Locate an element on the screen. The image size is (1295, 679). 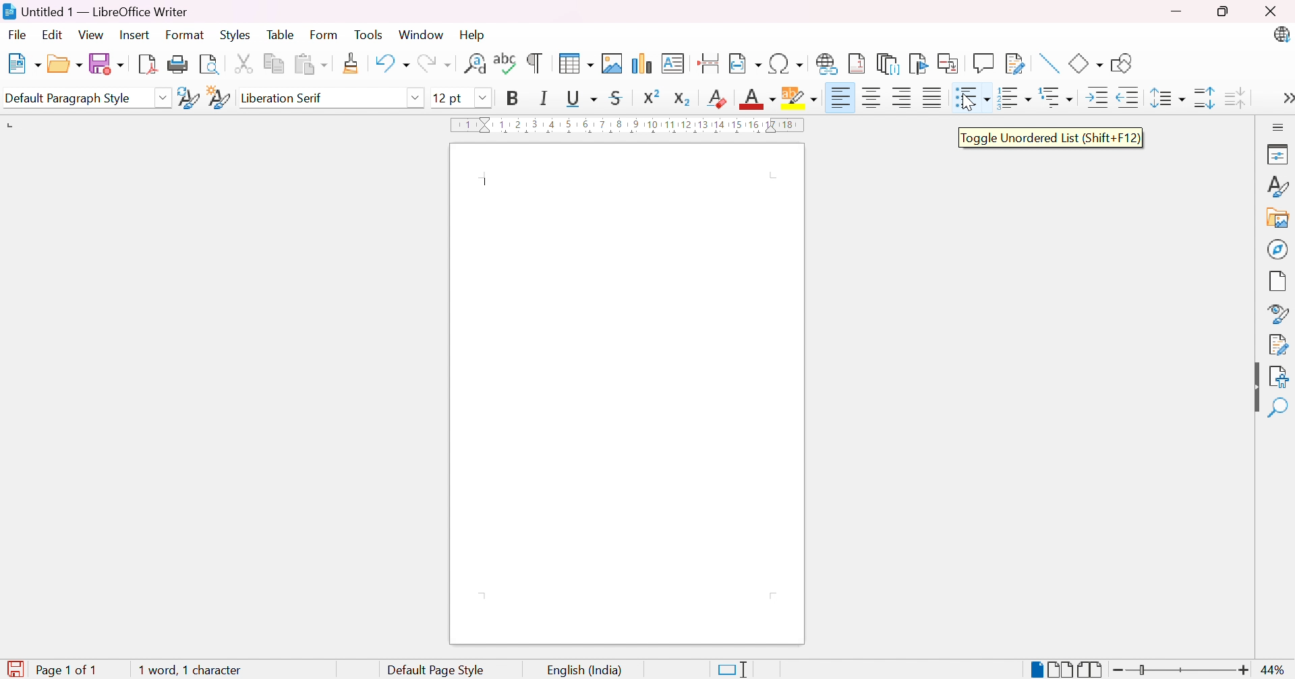
Minimize is located at coordinates (1176, 9).